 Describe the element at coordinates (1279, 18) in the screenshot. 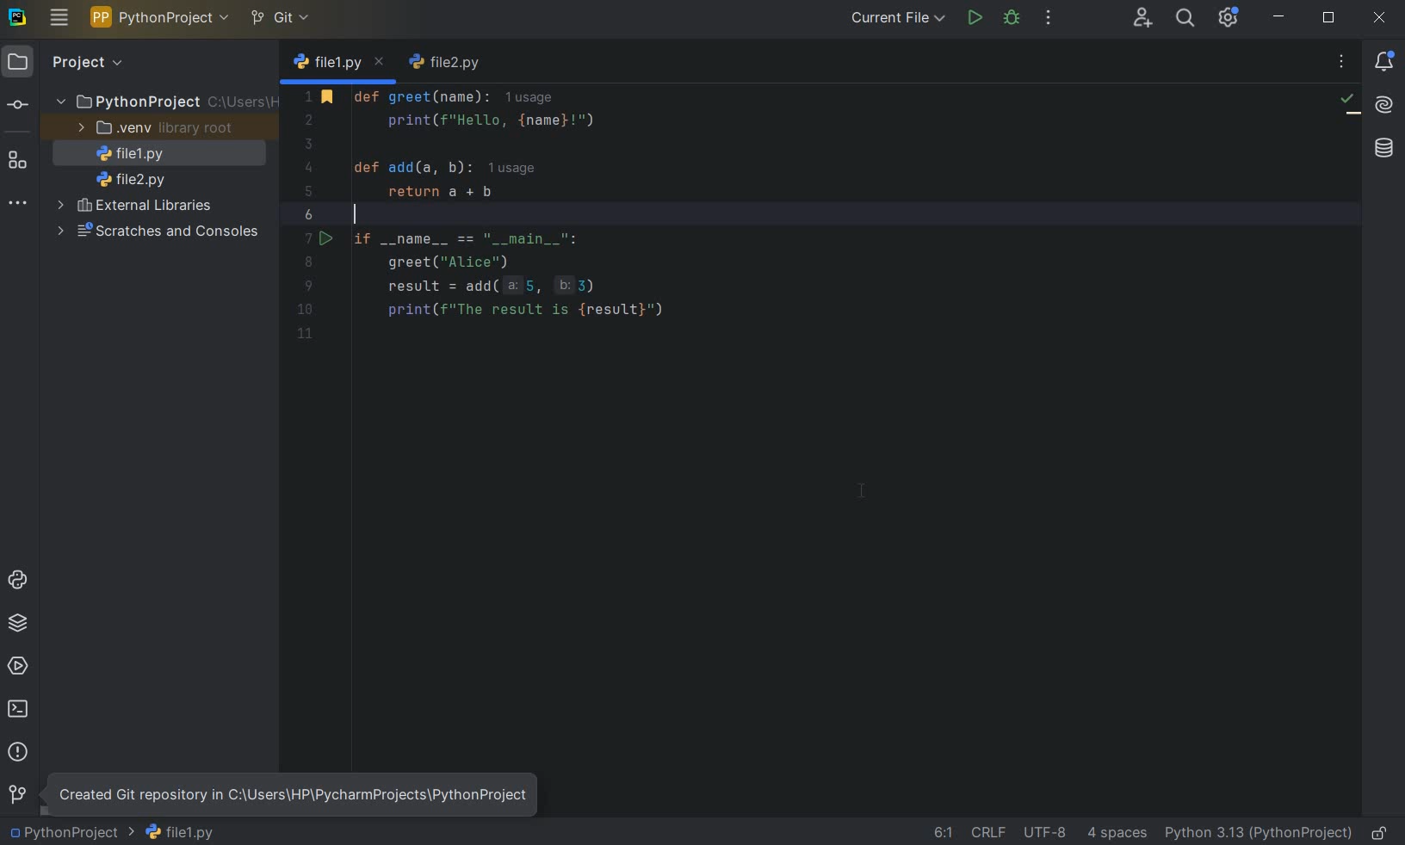

I see `minimize` at that location.